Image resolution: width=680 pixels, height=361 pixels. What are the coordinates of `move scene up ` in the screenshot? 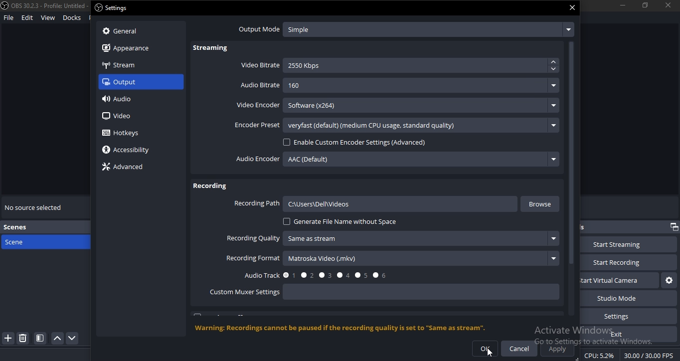 It's located at (58, 339).